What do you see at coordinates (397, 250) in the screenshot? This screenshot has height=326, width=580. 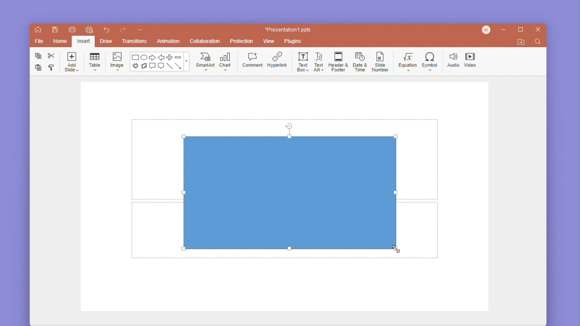 I see `cursor` at bounding box center [397, 250].